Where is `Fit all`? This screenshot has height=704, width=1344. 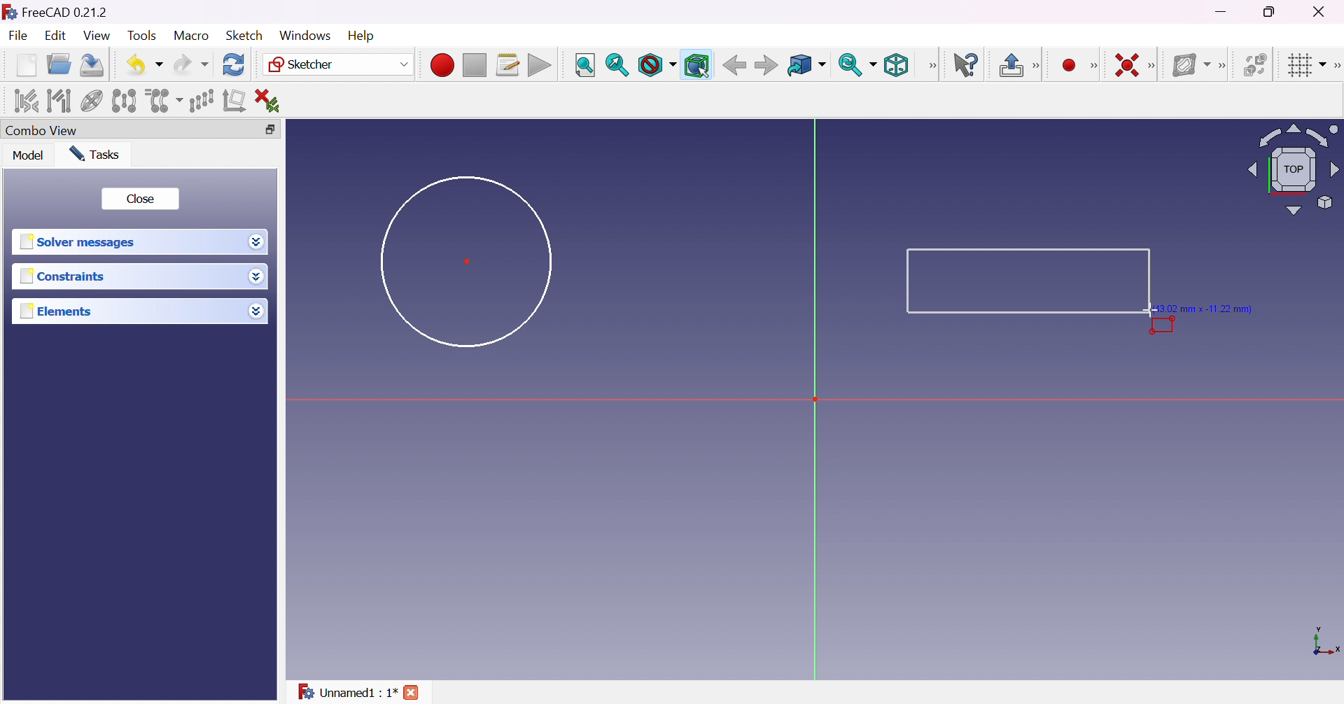
Fit all is located at coordinates (584, 66).